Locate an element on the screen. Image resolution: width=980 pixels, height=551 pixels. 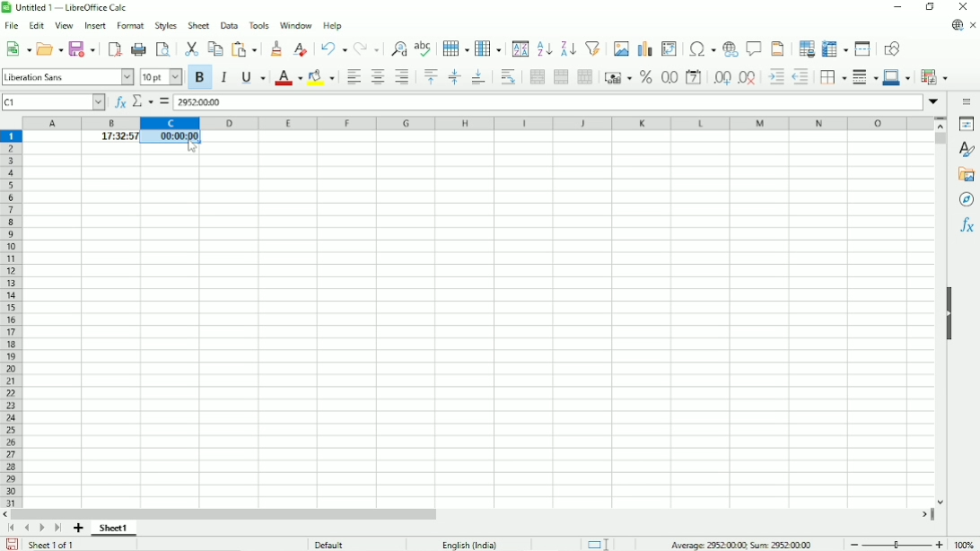
Decrease indent is located at coordinates (800, 76).